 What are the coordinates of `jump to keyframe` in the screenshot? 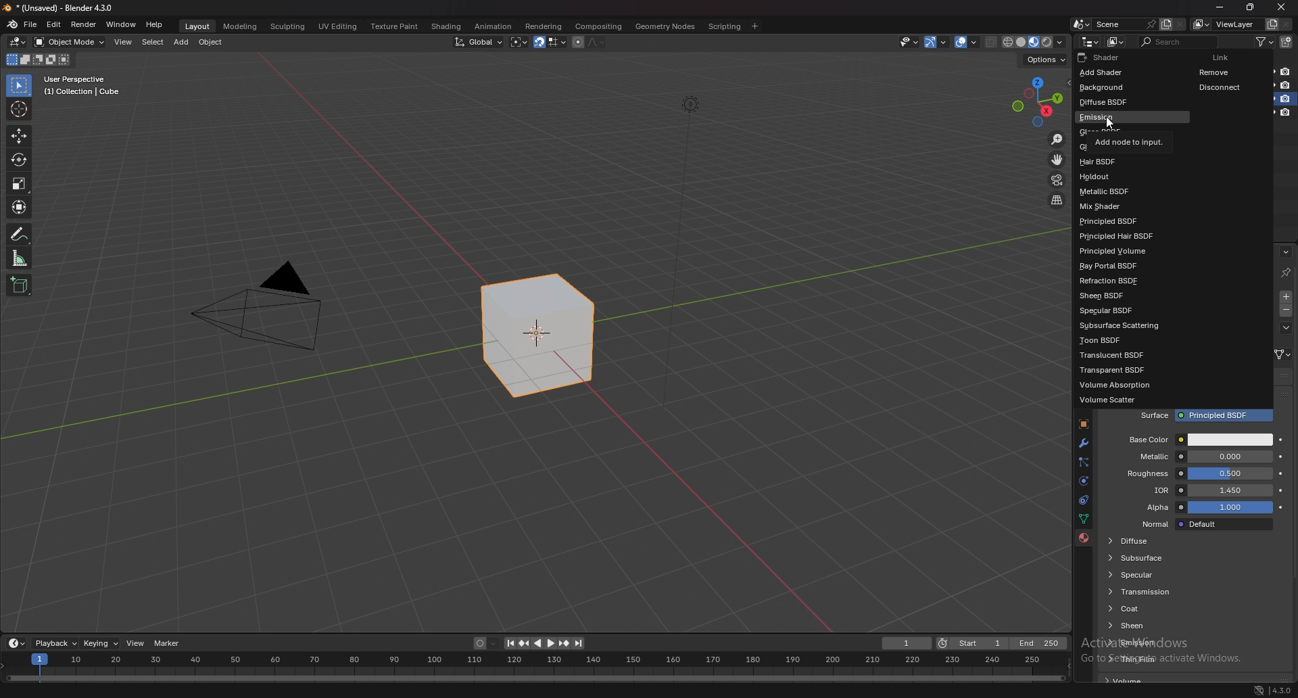 It's located at (523, 643).